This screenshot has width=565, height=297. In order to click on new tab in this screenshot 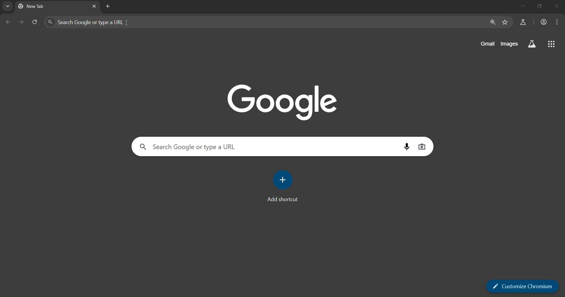, I will do `click(95, 6)`.